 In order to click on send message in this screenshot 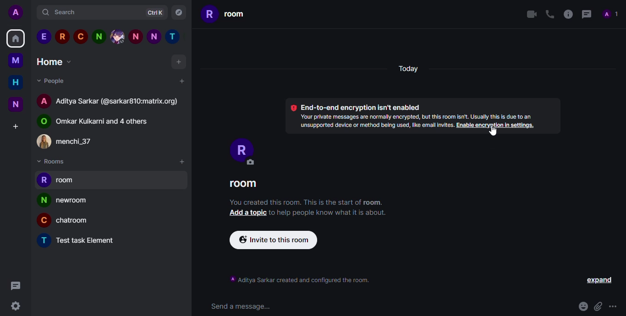, I will do `click(243, 306)`.